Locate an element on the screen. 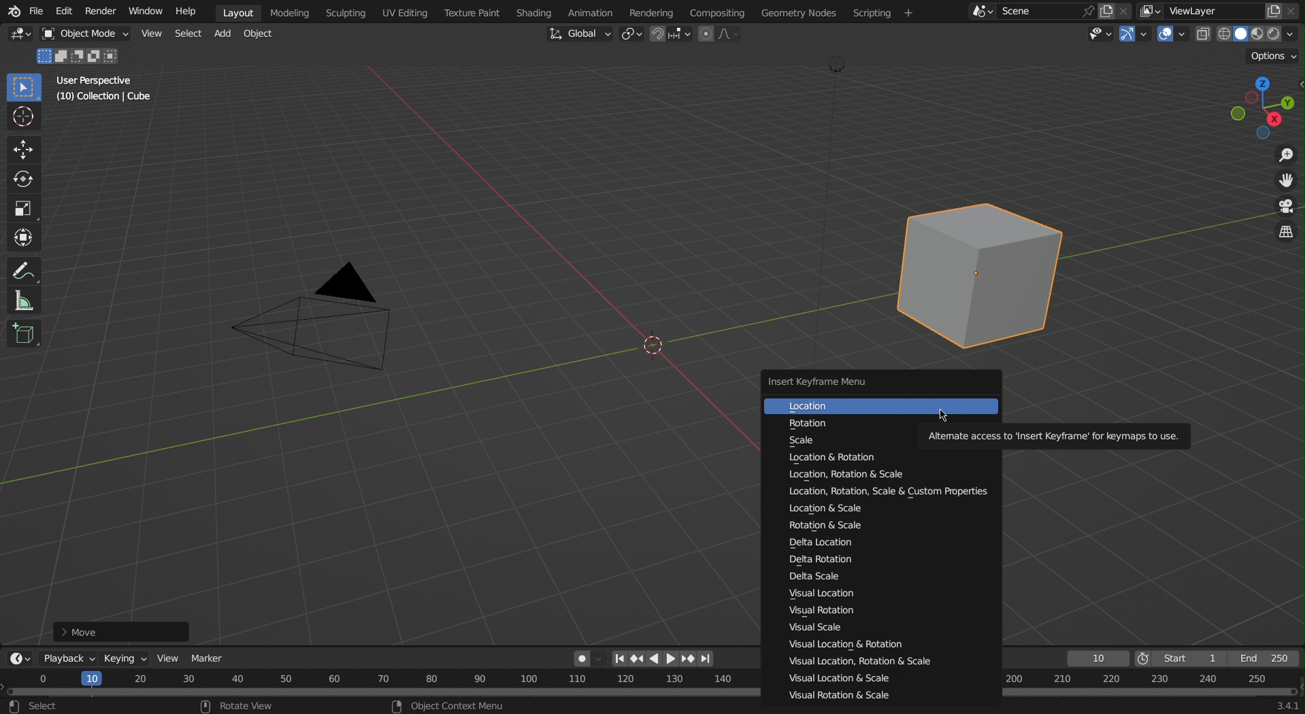  Options is located at coordinates (1275, 55).